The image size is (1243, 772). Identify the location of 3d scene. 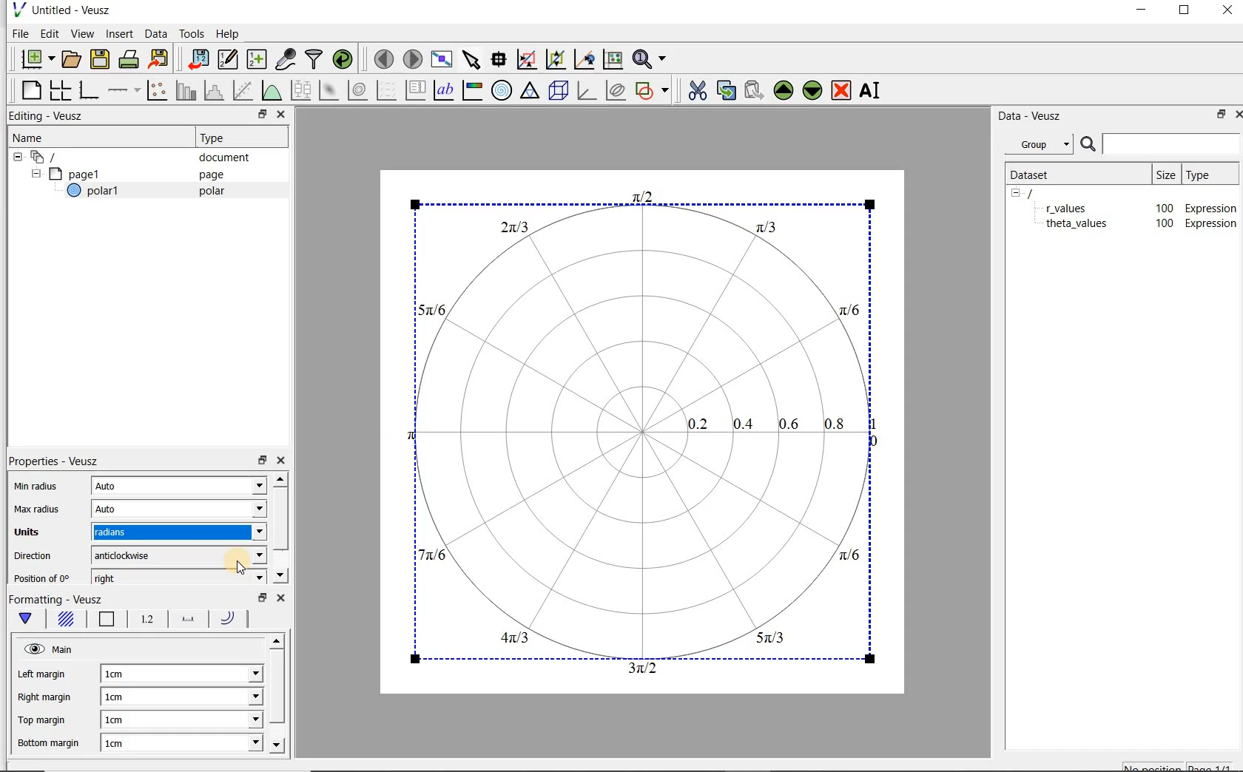
(559, 92).